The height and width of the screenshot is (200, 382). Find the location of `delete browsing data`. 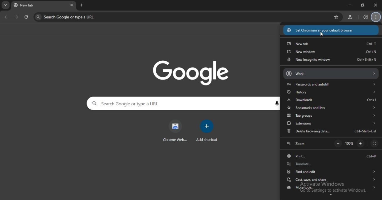

delete browsing data is located at coordinates (332, 132).